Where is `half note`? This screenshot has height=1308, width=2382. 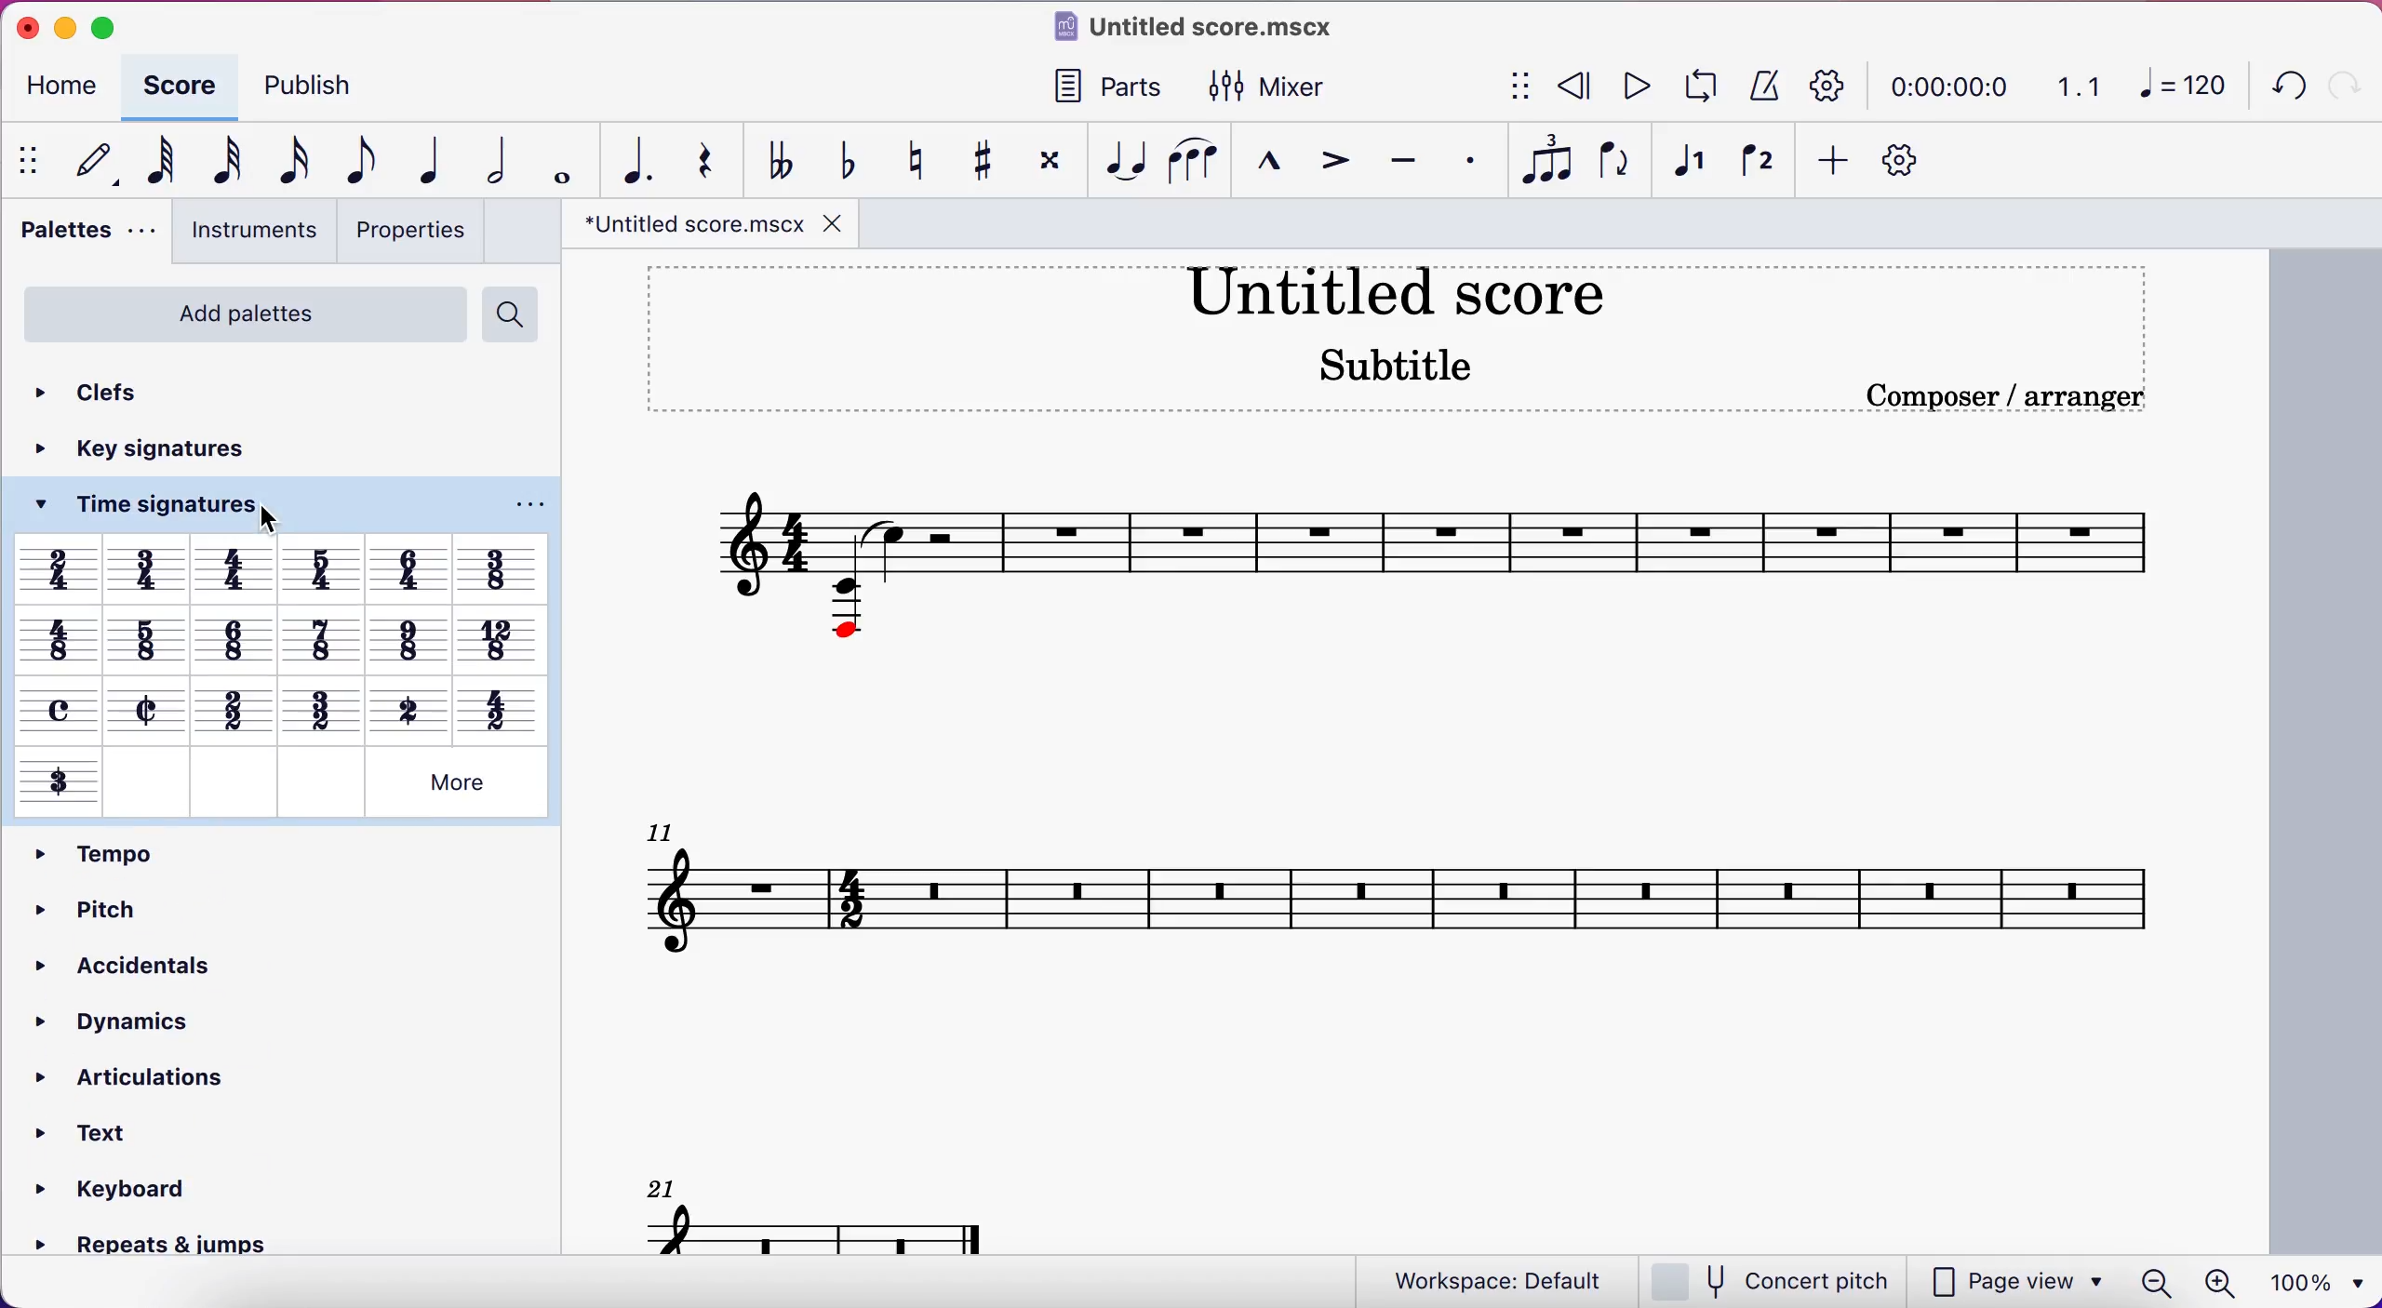
half note is located at coordinates (482, 160).